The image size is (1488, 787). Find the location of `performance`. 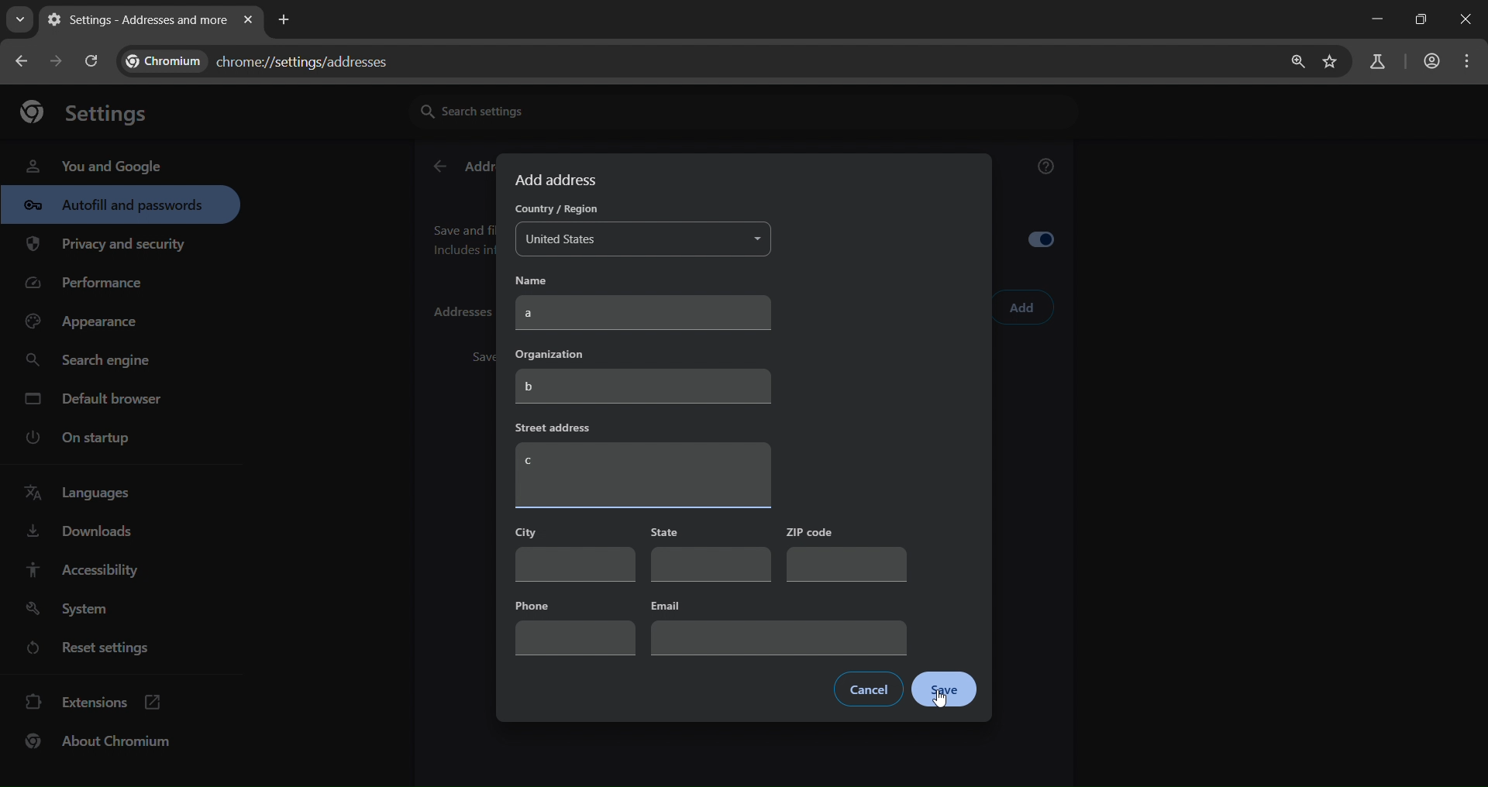

performance is located at coordinates (90, 287).